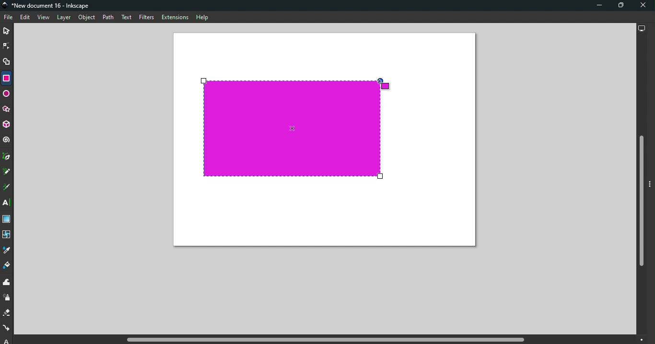  I want to click on View, so click(43, 17).